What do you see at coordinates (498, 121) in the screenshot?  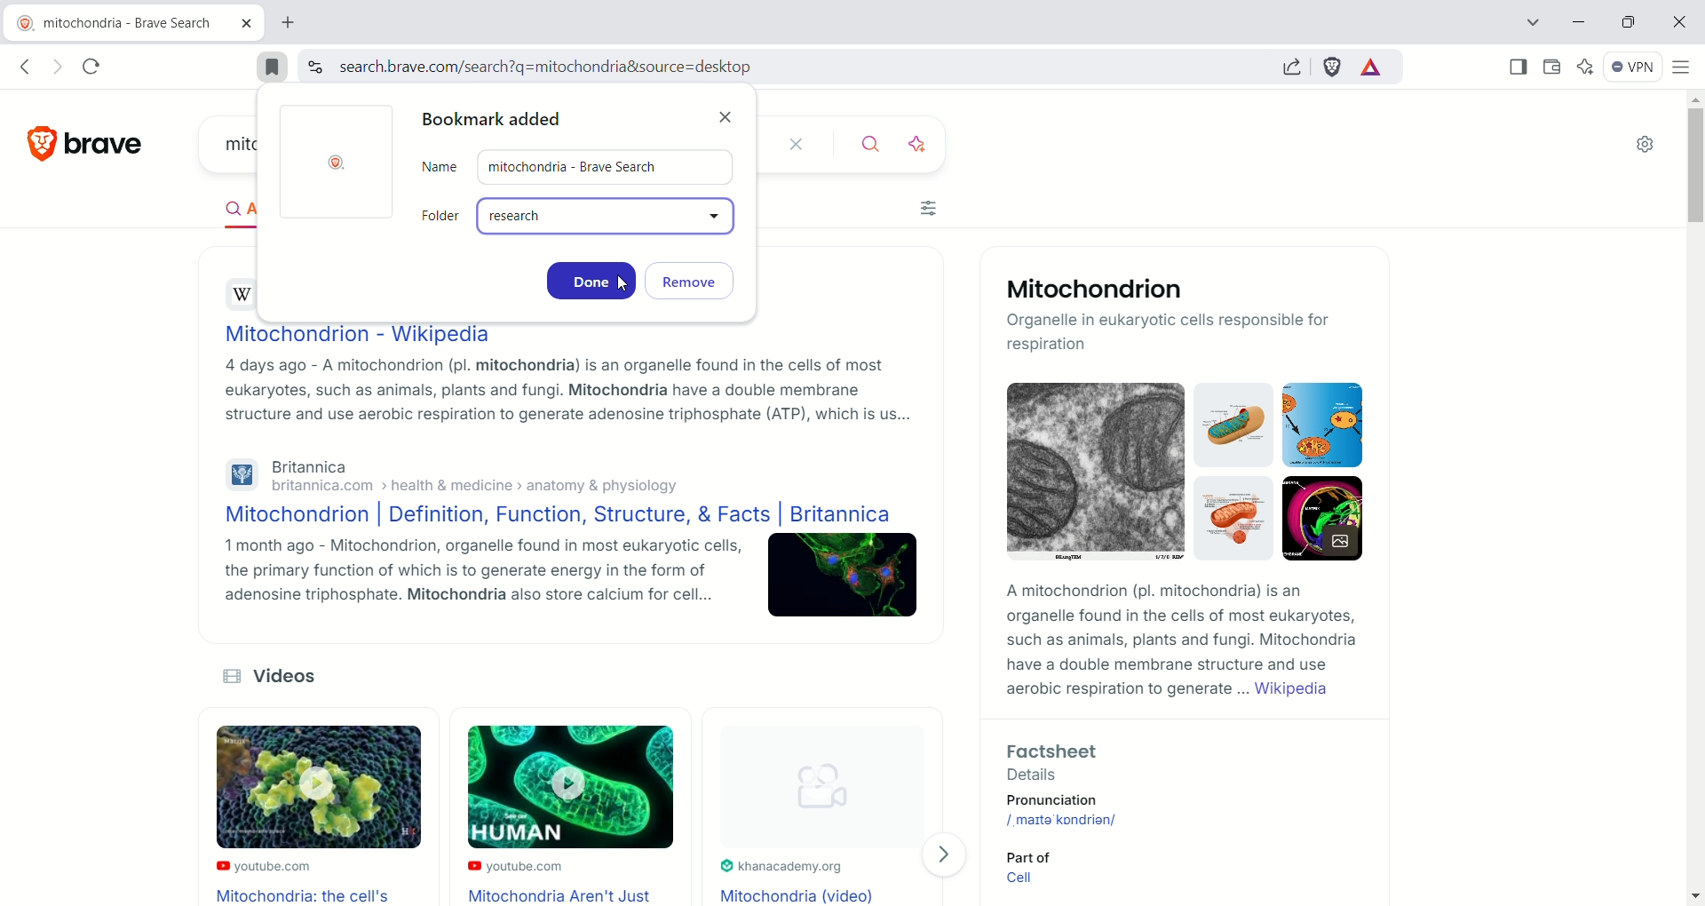 I see `bookmark added` at bounding box center [498, 121].